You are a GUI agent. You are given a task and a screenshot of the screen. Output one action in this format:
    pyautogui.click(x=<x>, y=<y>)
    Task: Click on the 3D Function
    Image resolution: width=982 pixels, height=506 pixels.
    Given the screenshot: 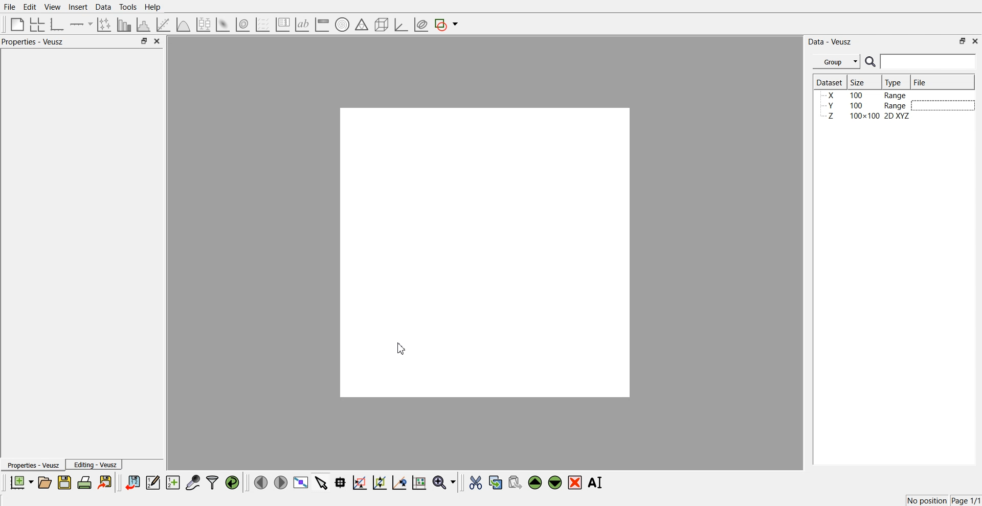 What is the action you would take?
    pyautogui.click(x=184, y=25)
    